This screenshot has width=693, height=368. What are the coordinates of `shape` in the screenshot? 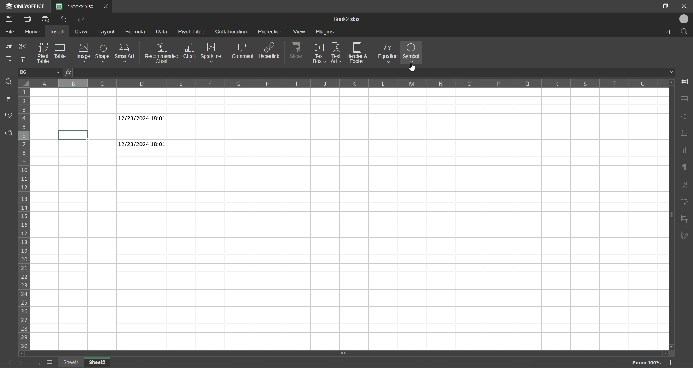 It's located at (103, 53).